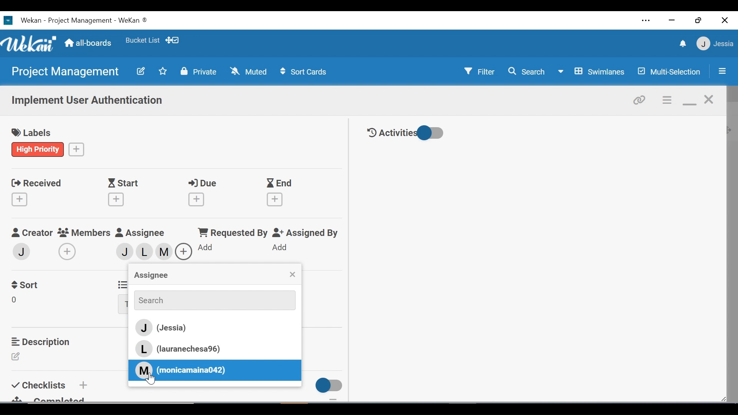 The width and height of the screenshot is (738, 415). What do you see at coordinates (406, 133) in the screenshot?
I see `Toggle Activities on/off` at bounding box center [406, 133].